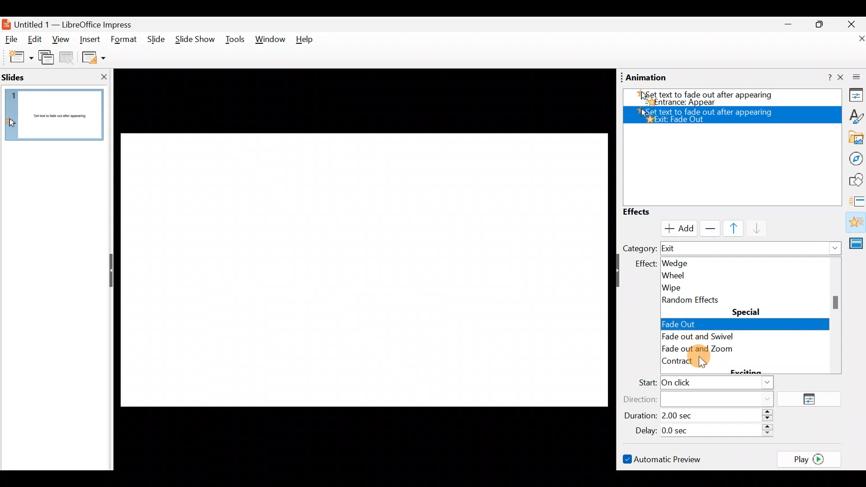 The image size is (866, 487). I want to click on Direction, so click(704, 398).